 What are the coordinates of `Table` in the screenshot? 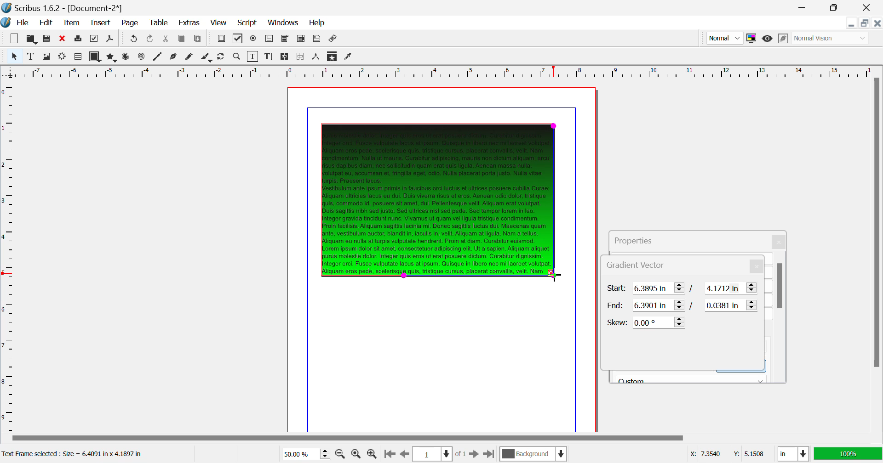 It's located at (160, 23).